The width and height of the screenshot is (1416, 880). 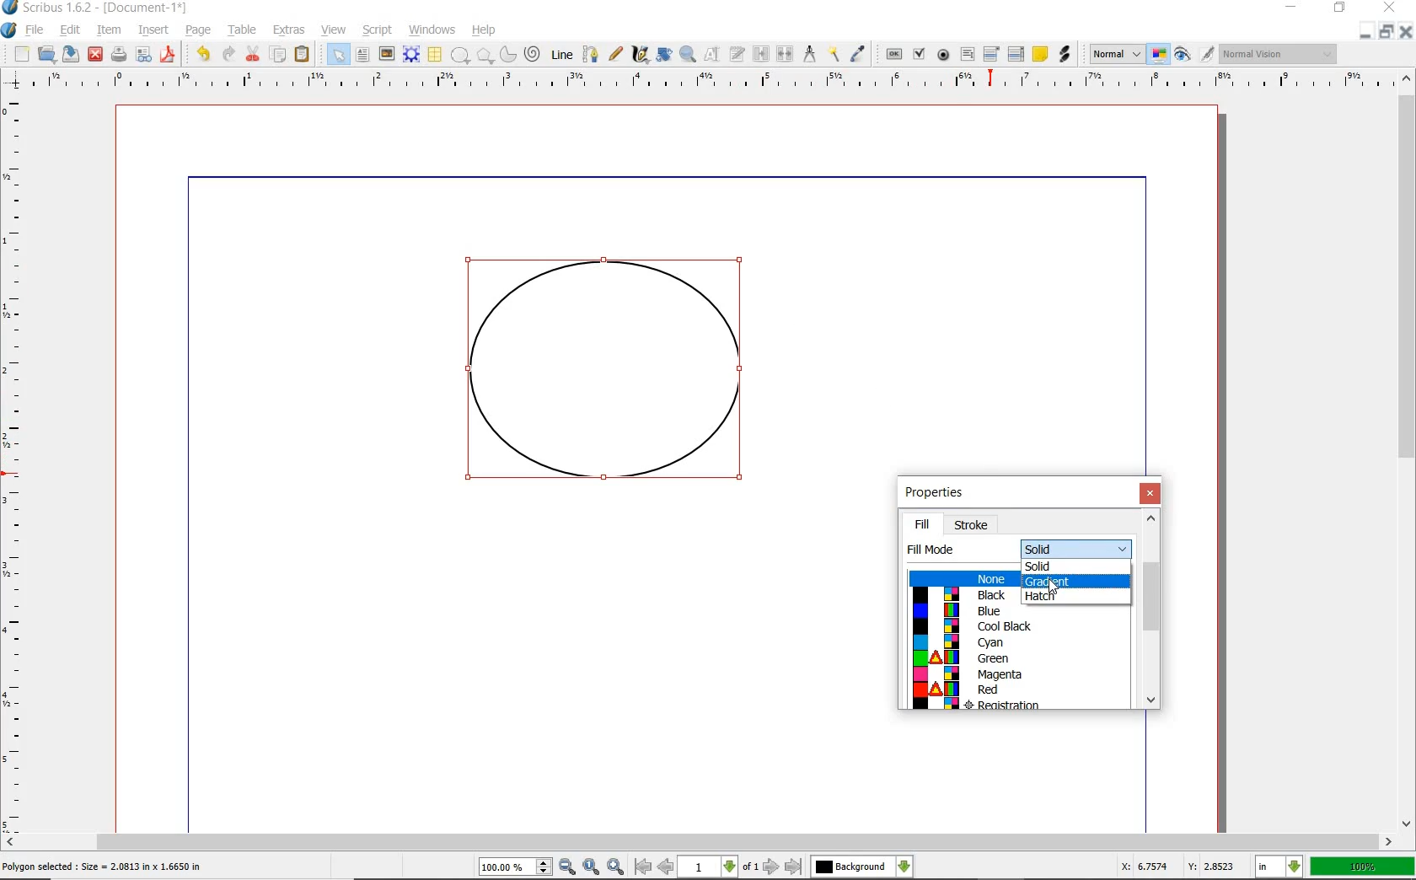 What do you see at coordinates (616, 52) in the screenshot?
I see `FREEHAND LINE` at bounding box center [616, 52].